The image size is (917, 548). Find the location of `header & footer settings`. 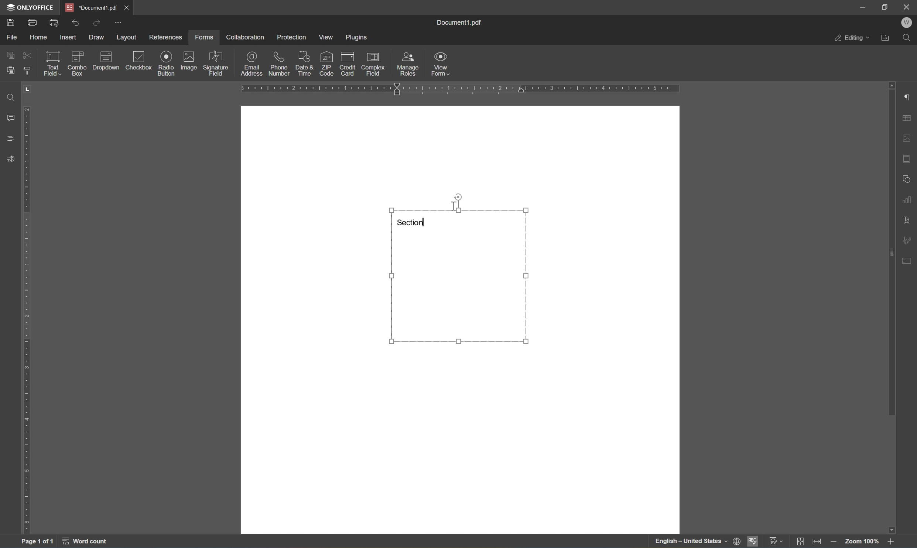

header & footer settings is located at coordinates (907, 159).